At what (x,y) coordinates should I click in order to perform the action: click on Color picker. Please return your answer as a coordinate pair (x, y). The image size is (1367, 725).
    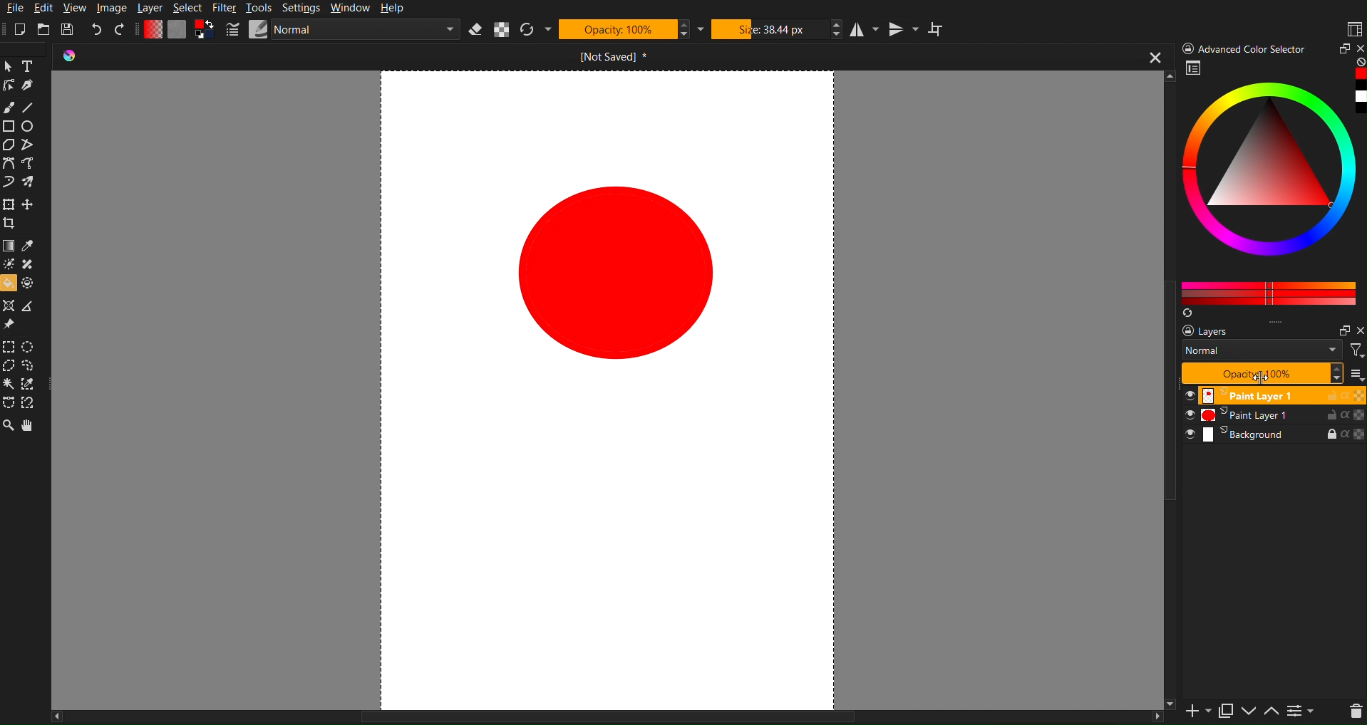
    Looking at the image, I should click on (1274, 173).